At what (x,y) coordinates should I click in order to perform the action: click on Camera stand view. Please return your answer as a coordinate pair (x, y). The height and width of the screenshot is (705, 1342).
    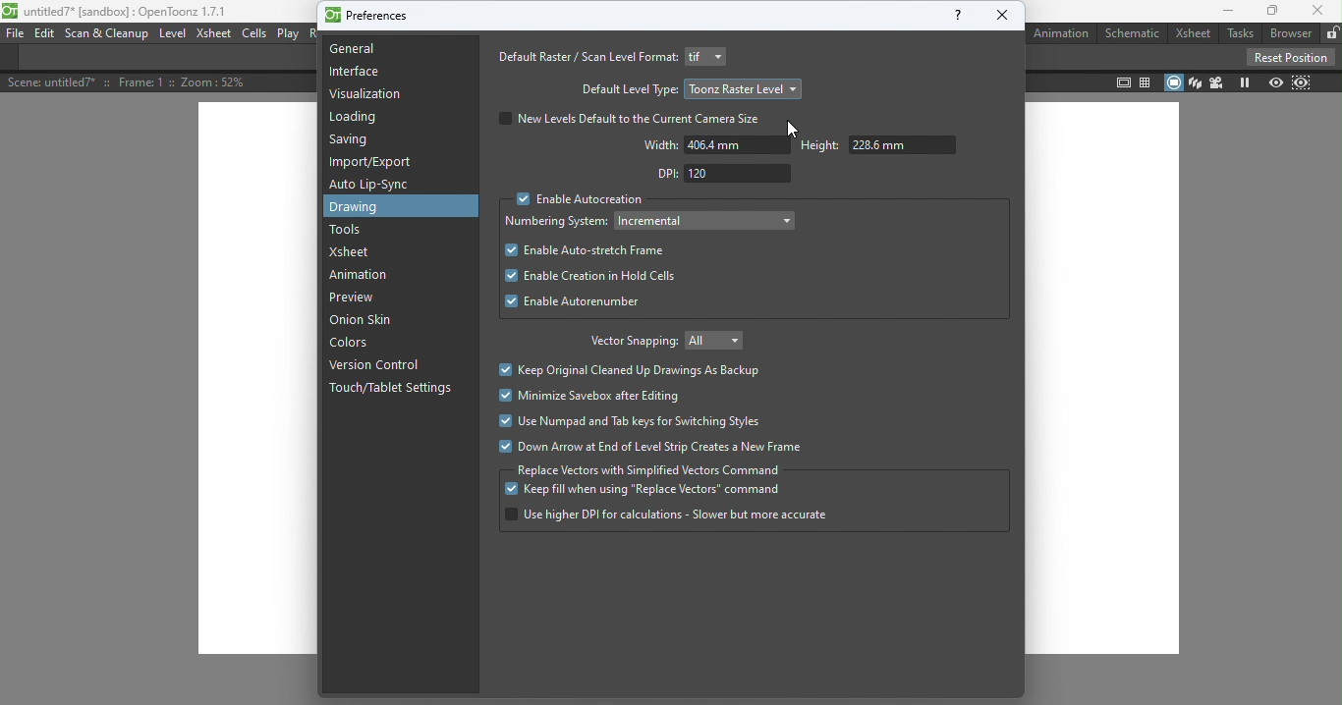
    Looking at the image, I should click on (1174, 82).